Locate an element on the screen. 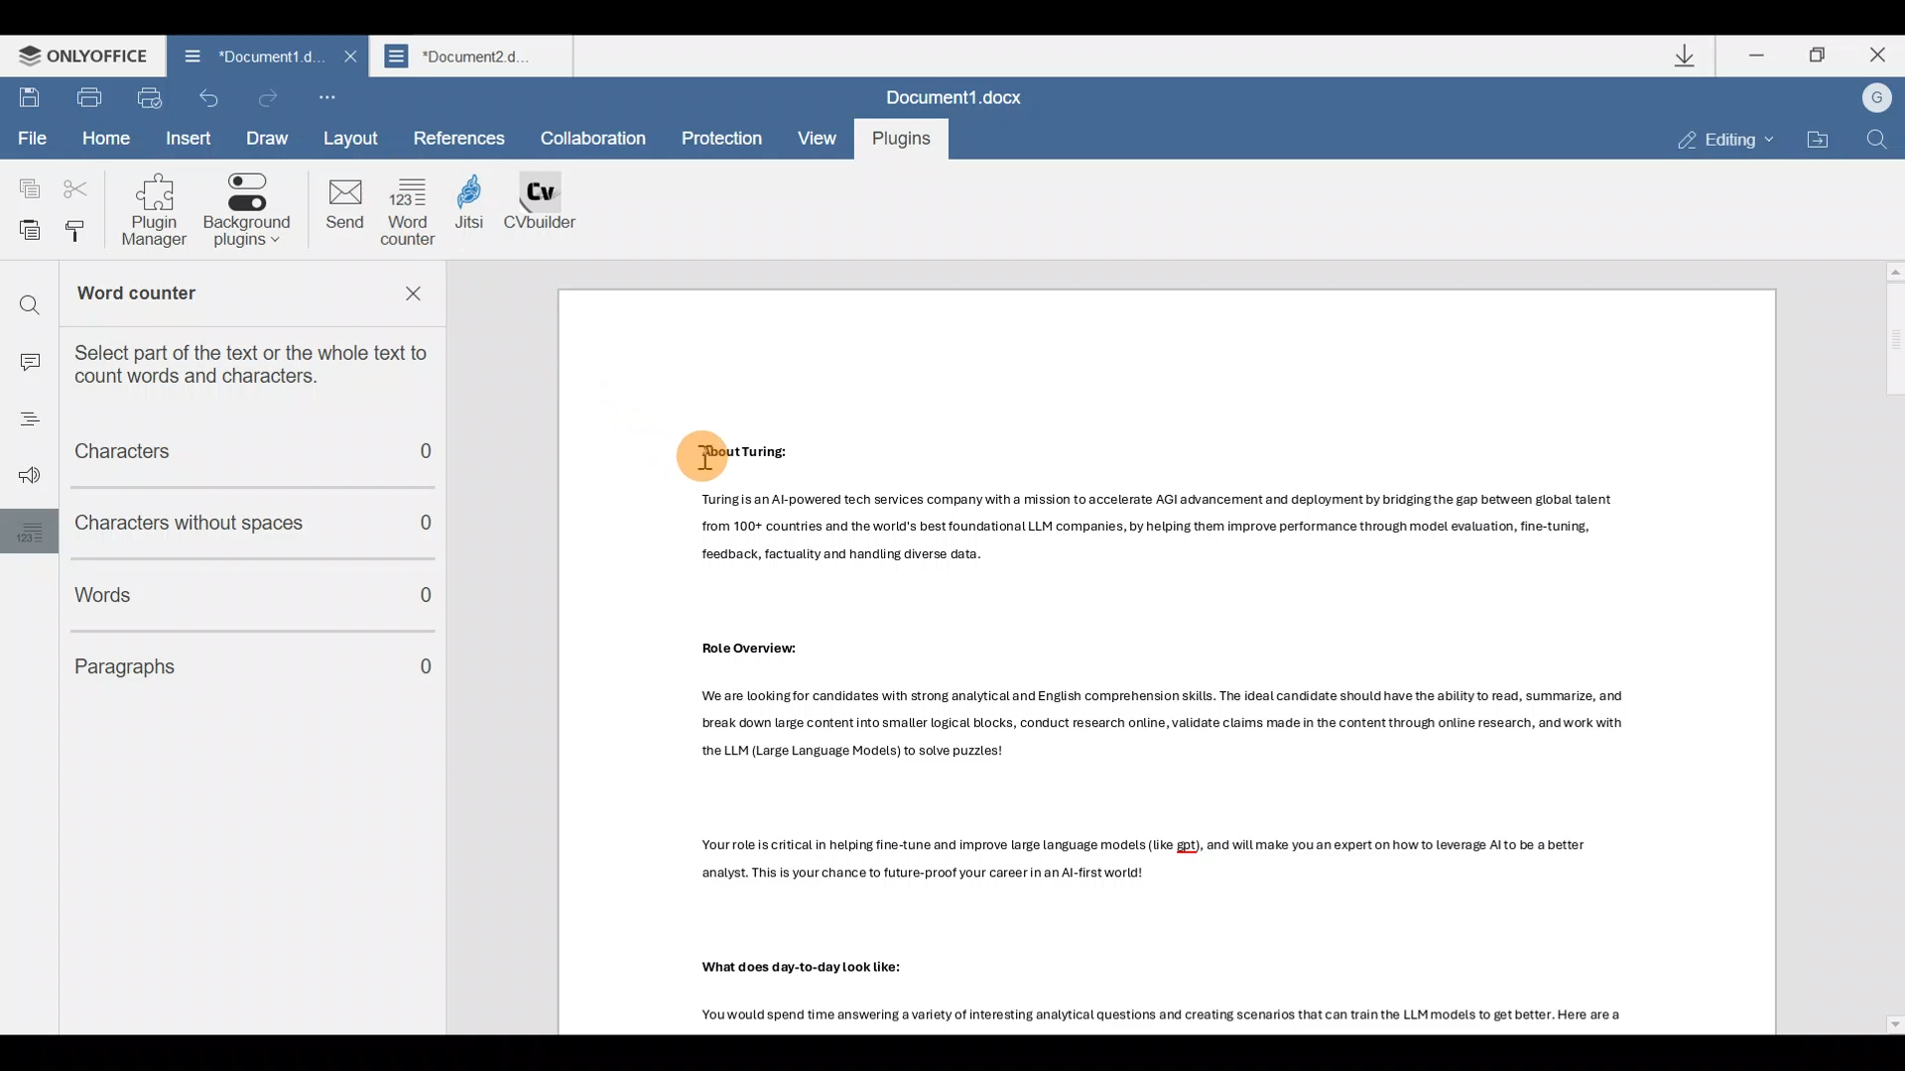 The image size is (1905, 1071). Copy is located at coordinates (27, 186).